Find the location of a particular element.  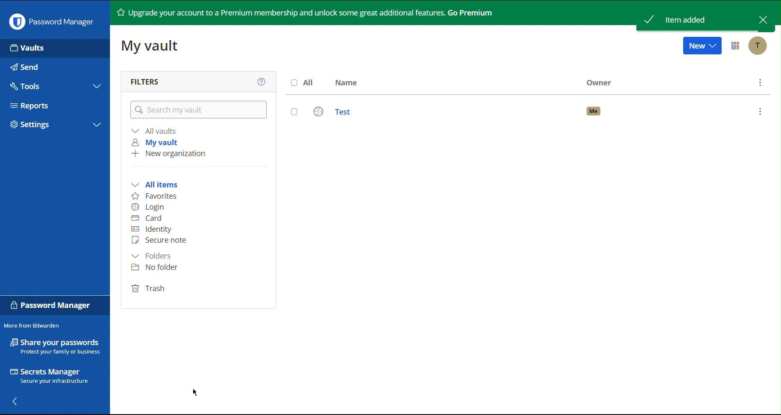

My vault is located at coordinates (153, 47).